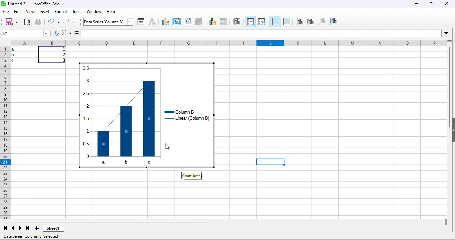 Image resolution: width=455 pixels, height=240 pixels. What do you see at coordinates (269, 162) in the screenshot?
I see `selected cell` at bounding box center [269, 162].